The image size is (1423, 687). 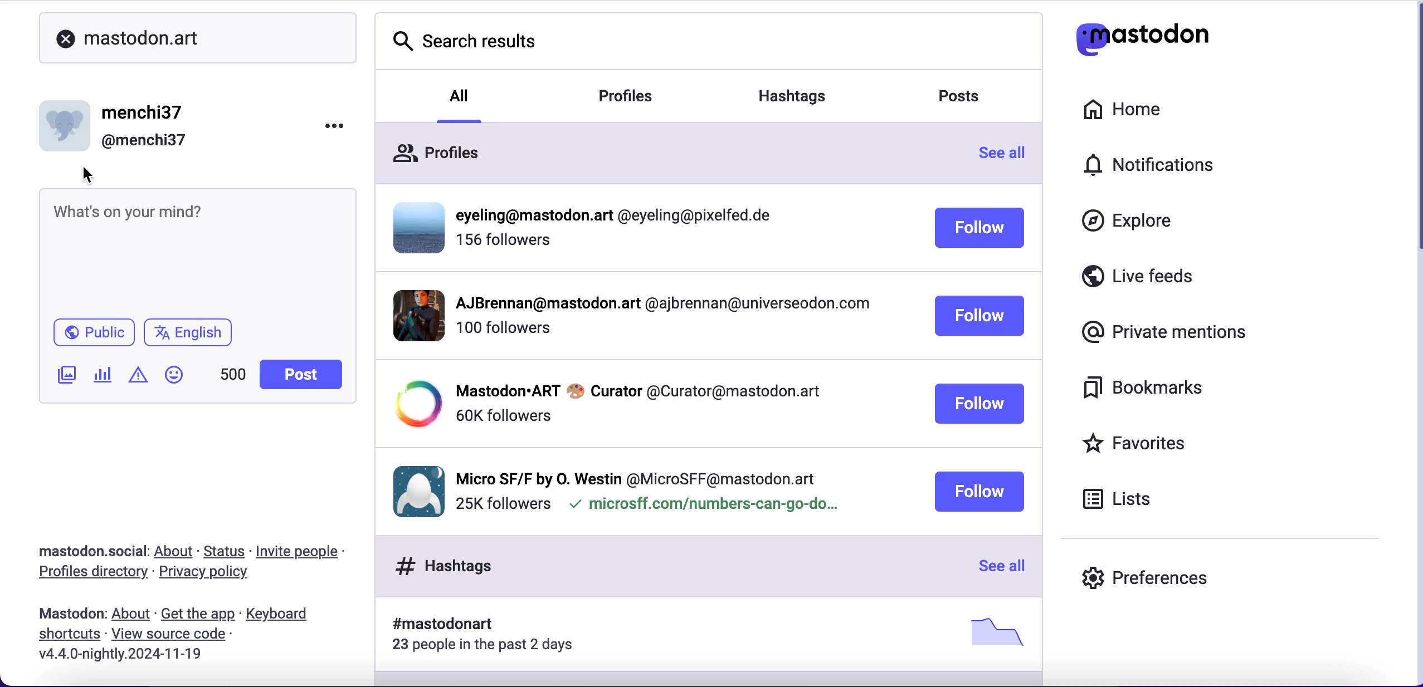 I want to click on profile, so click(x=619, y=495).